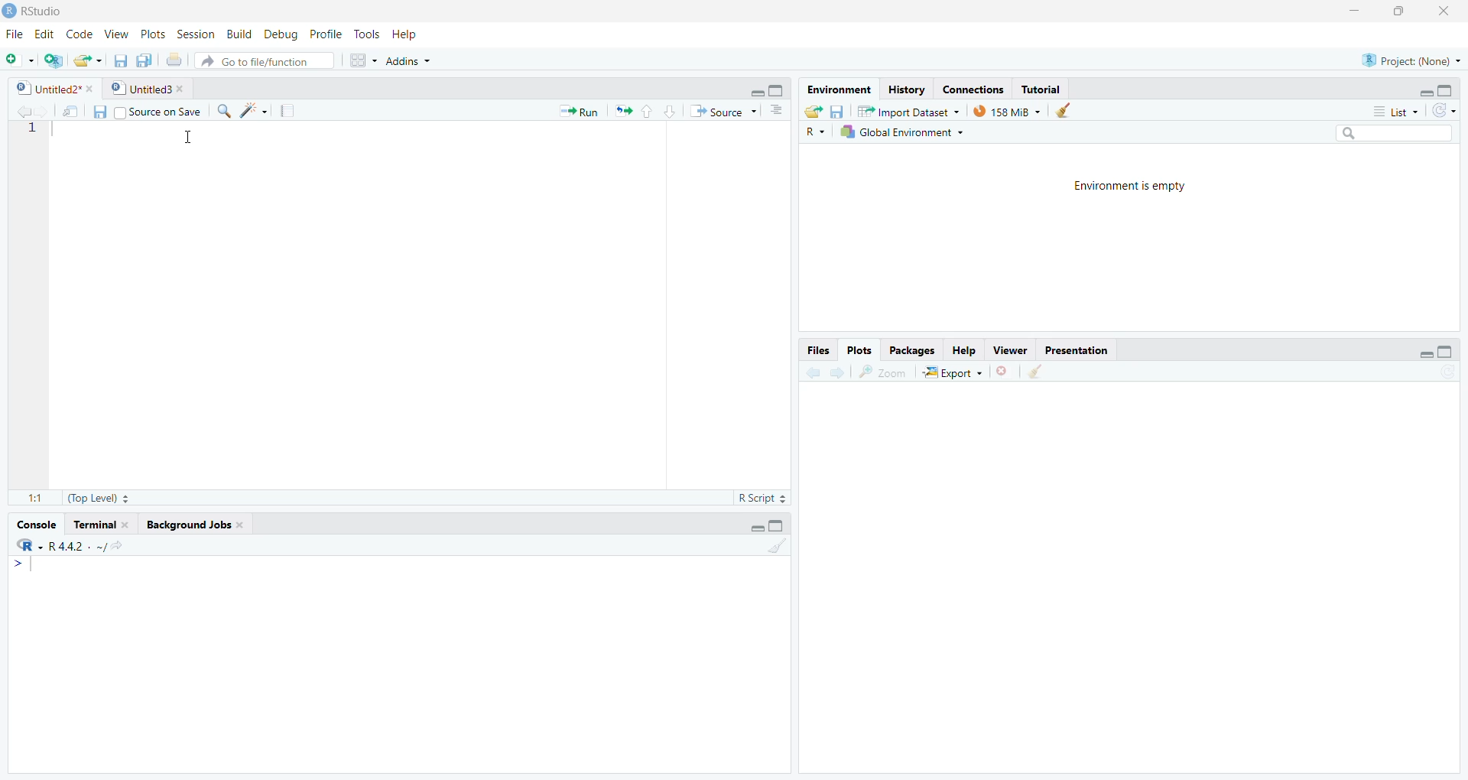 The width and height of the screenshot is (1468, 780). I want to click on Plots, so click(152, 31).